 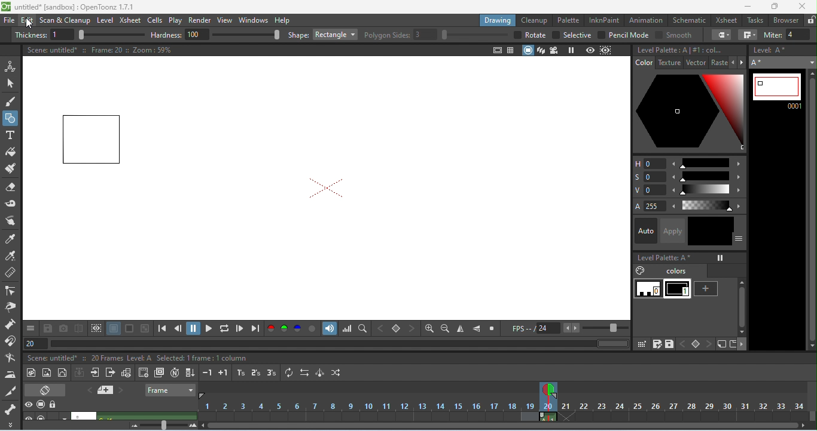 What do you see at coordinates (657, 345) in the screenshot?
I see `save palette as` at bounding box center [657, 345].